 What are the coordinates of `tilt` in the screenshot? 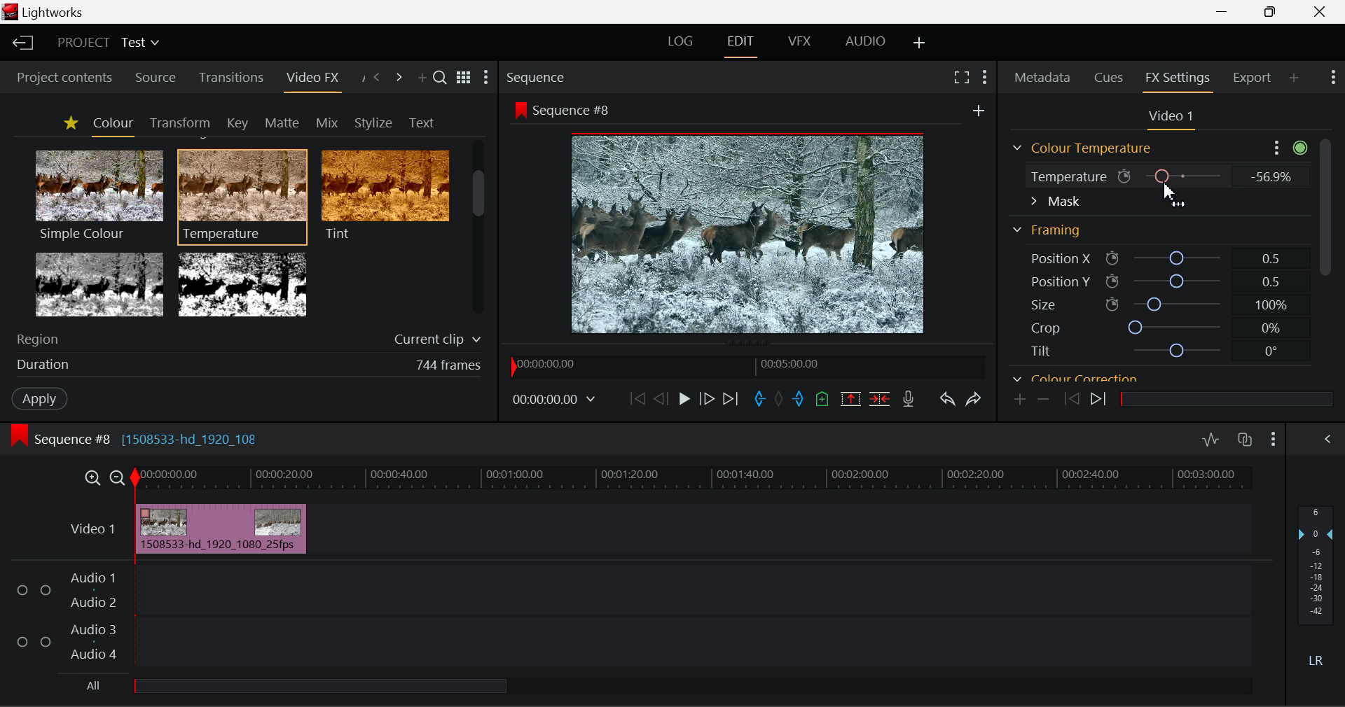 It's located at (1179, 351).